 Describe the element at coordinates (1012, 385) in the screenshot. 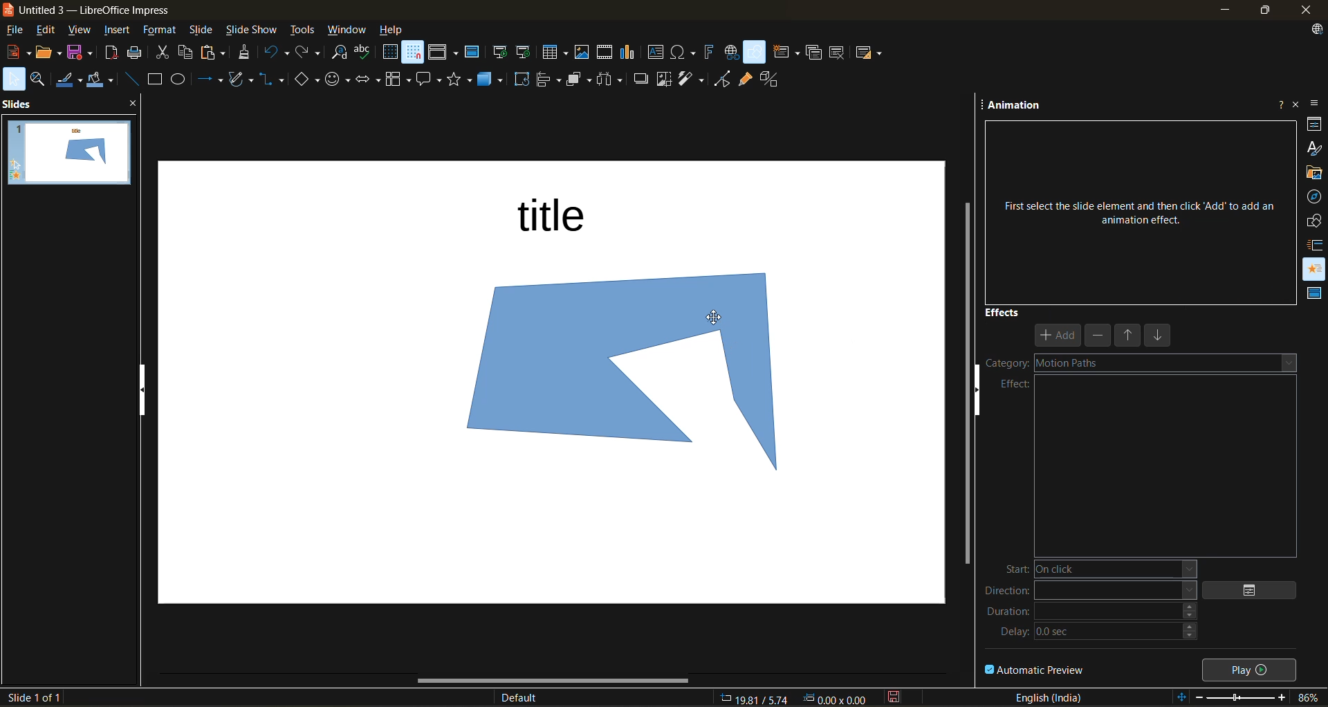

I see `effect` at that location.